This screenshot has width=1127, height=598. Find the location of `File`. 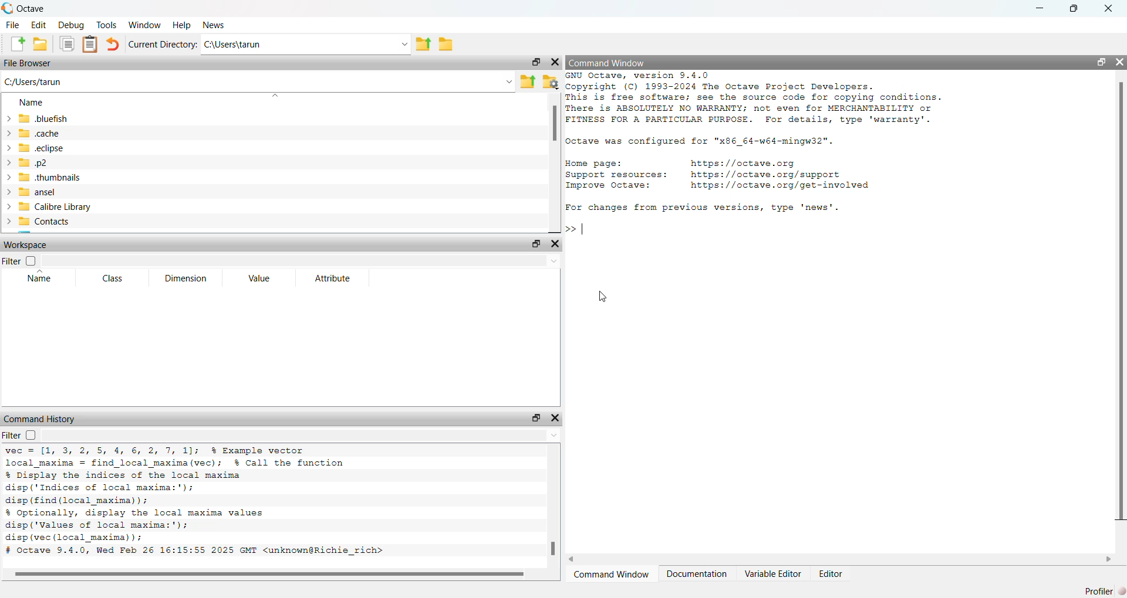

File is located at coordinates (14, 25).